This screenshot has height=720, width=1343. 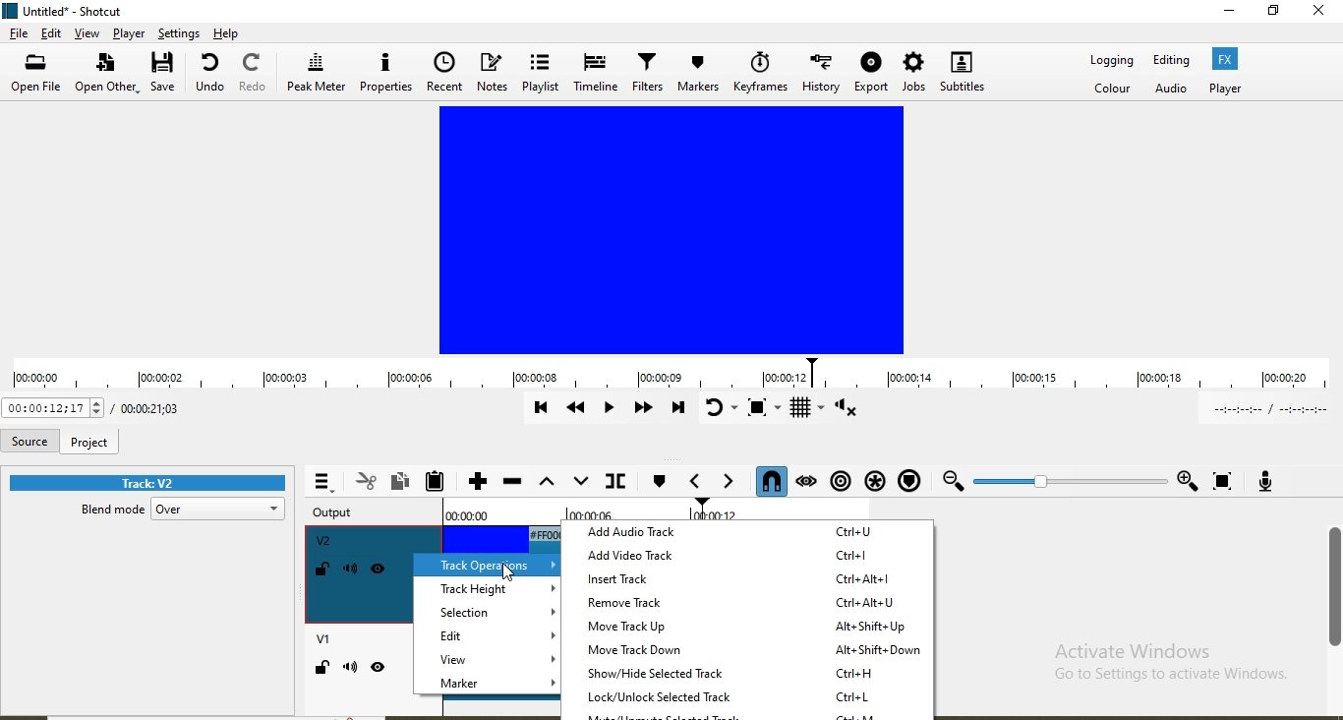 I want to click on create/edit marker, so click(x=662, y=482).